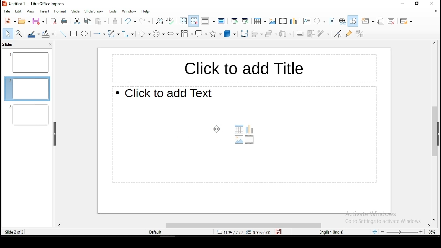 Image resolution: width=441 pixels, height=248 pixels. Describe the element at coordinates (25, 21) in the screenshot. I see `open` at that location.